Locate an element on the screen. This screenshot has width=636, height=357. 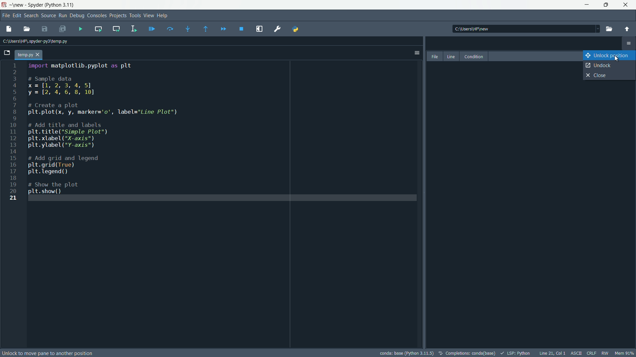
new is located at coordinates (18, 5).